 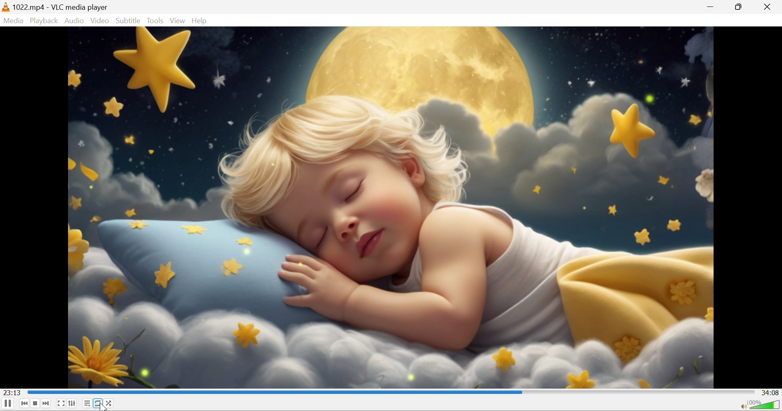 I want to click on Audio, so click(x=75, y=21).